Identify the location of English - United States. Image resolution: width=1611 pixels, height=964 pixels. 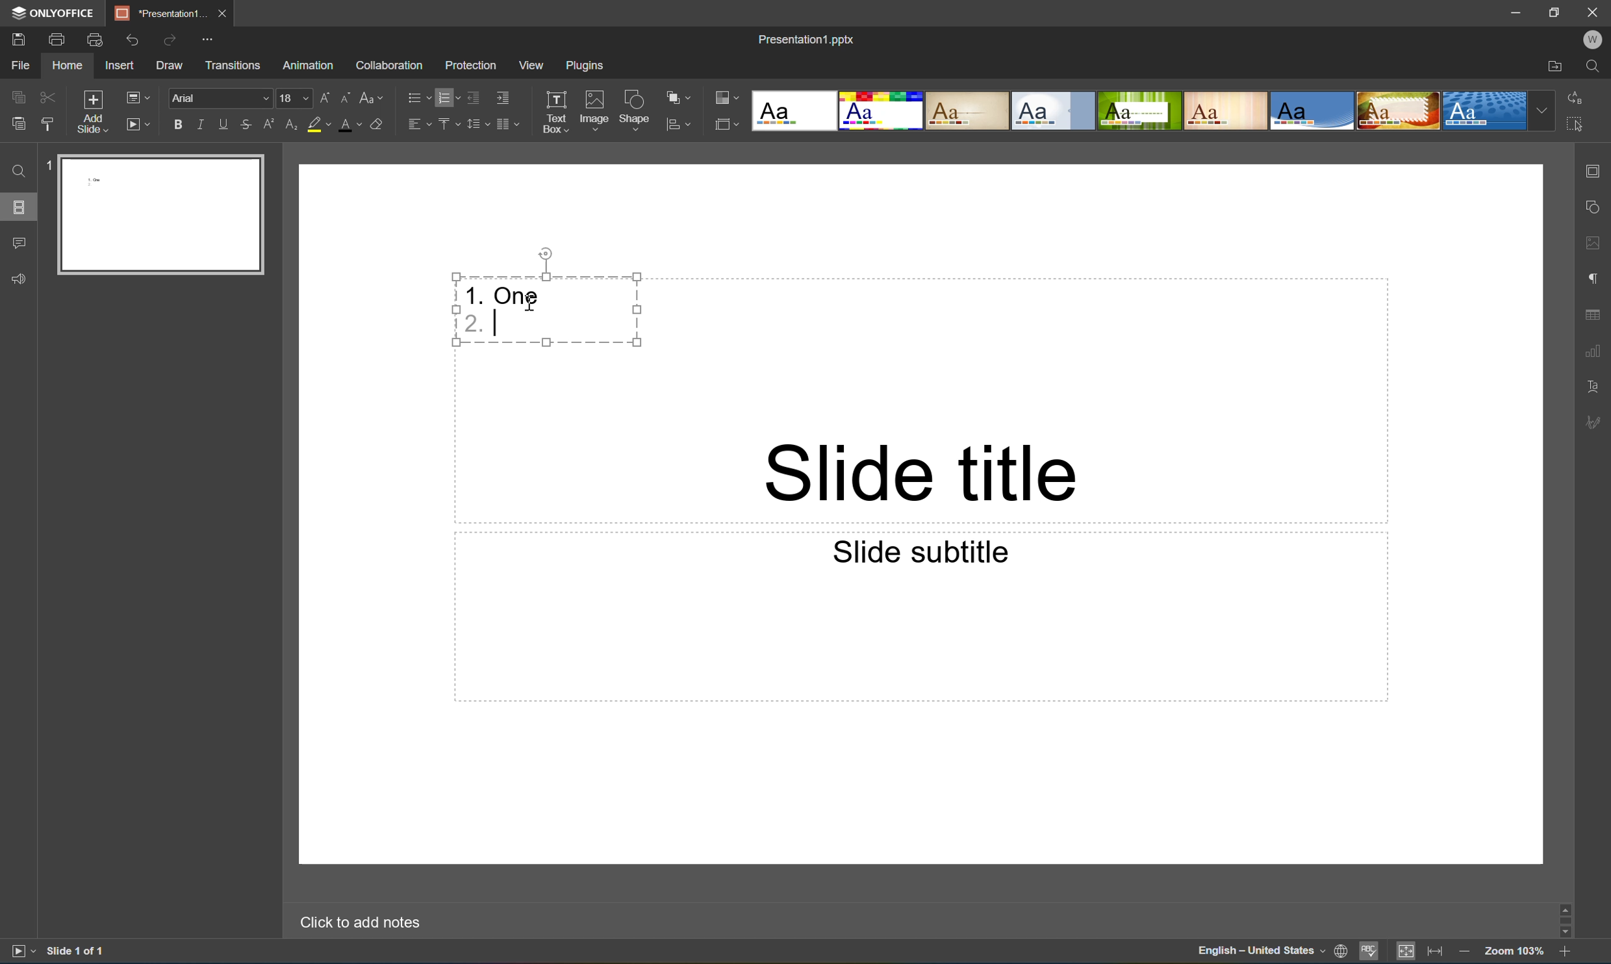
(1260, 955).